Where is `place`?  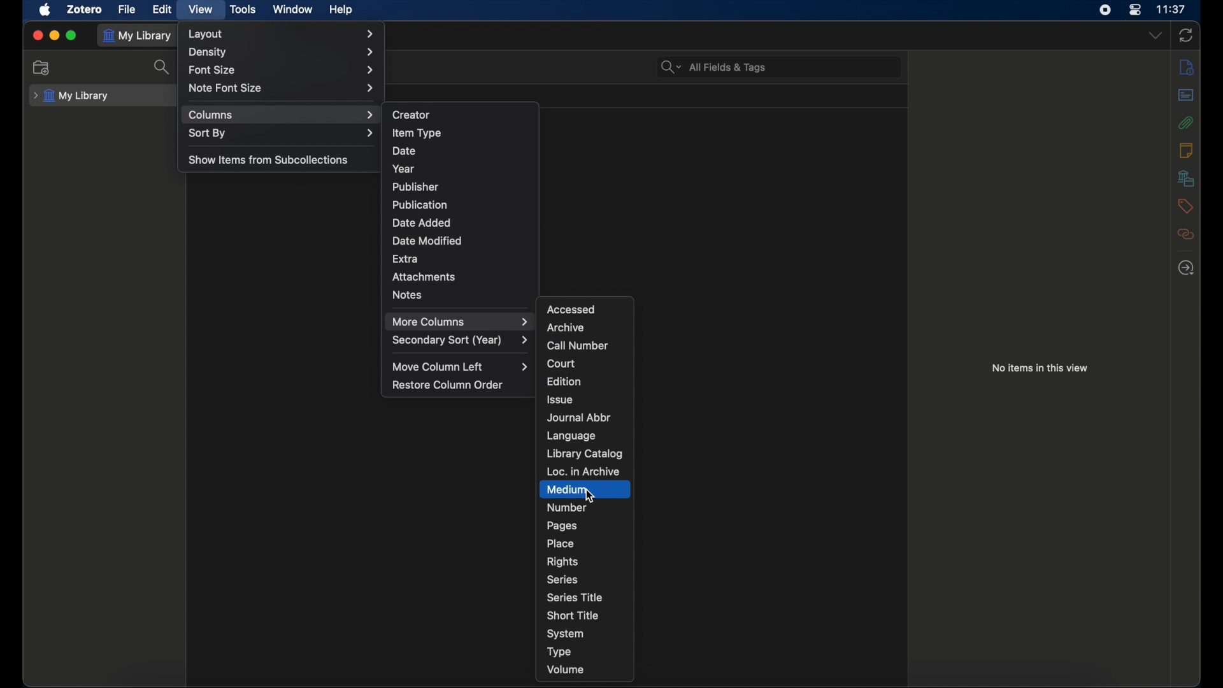 place is located at coordinates (562, 543).